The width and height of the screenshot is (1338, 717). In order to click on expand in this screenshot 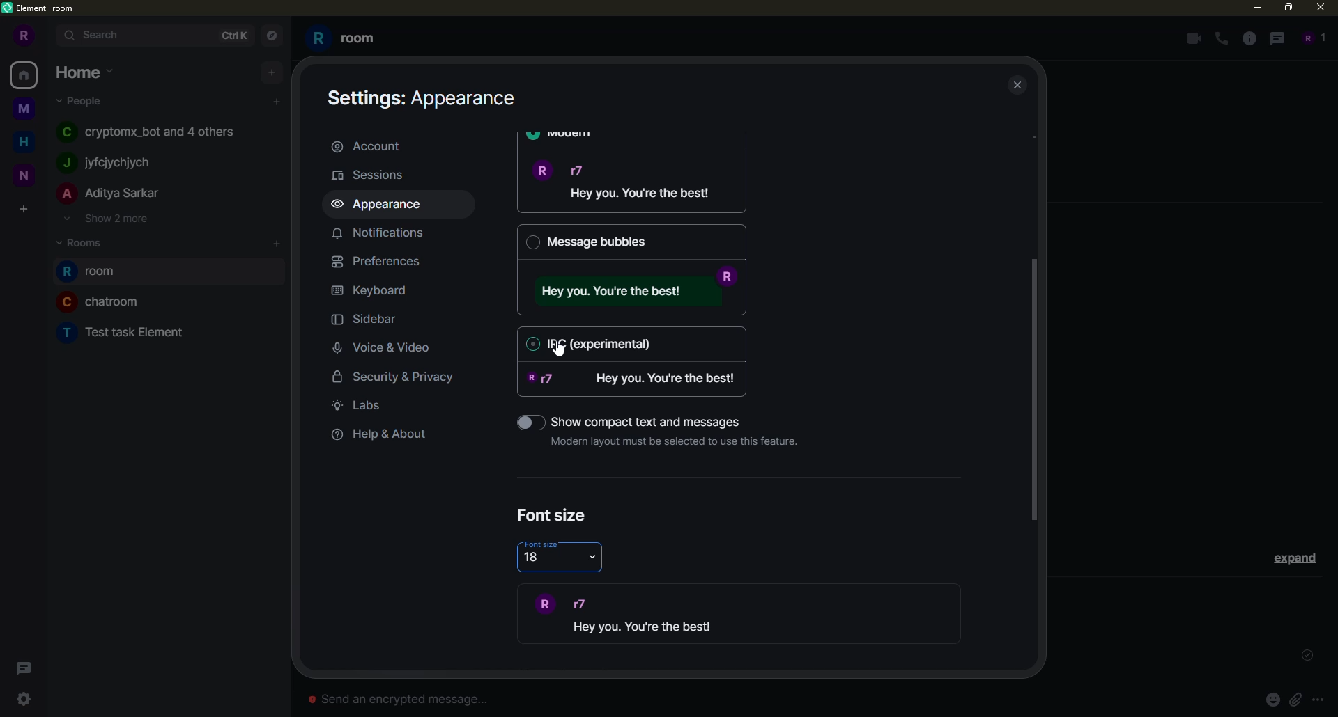, I will do `click(1298, 566)`.